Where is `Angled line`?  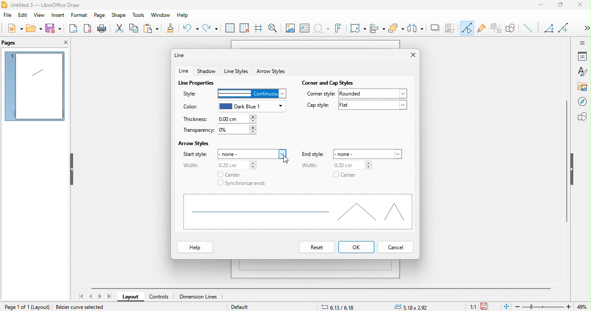 Angled line is located at coordinates (550, 29).